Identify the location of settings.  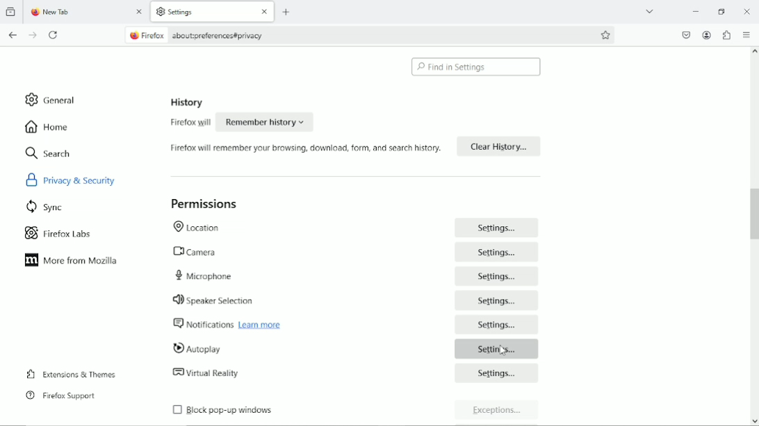
(497, 348).